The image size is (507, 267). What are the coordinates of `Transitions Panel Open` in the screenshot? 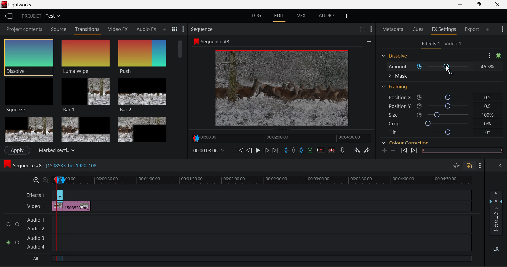 It's located at (87, 31).